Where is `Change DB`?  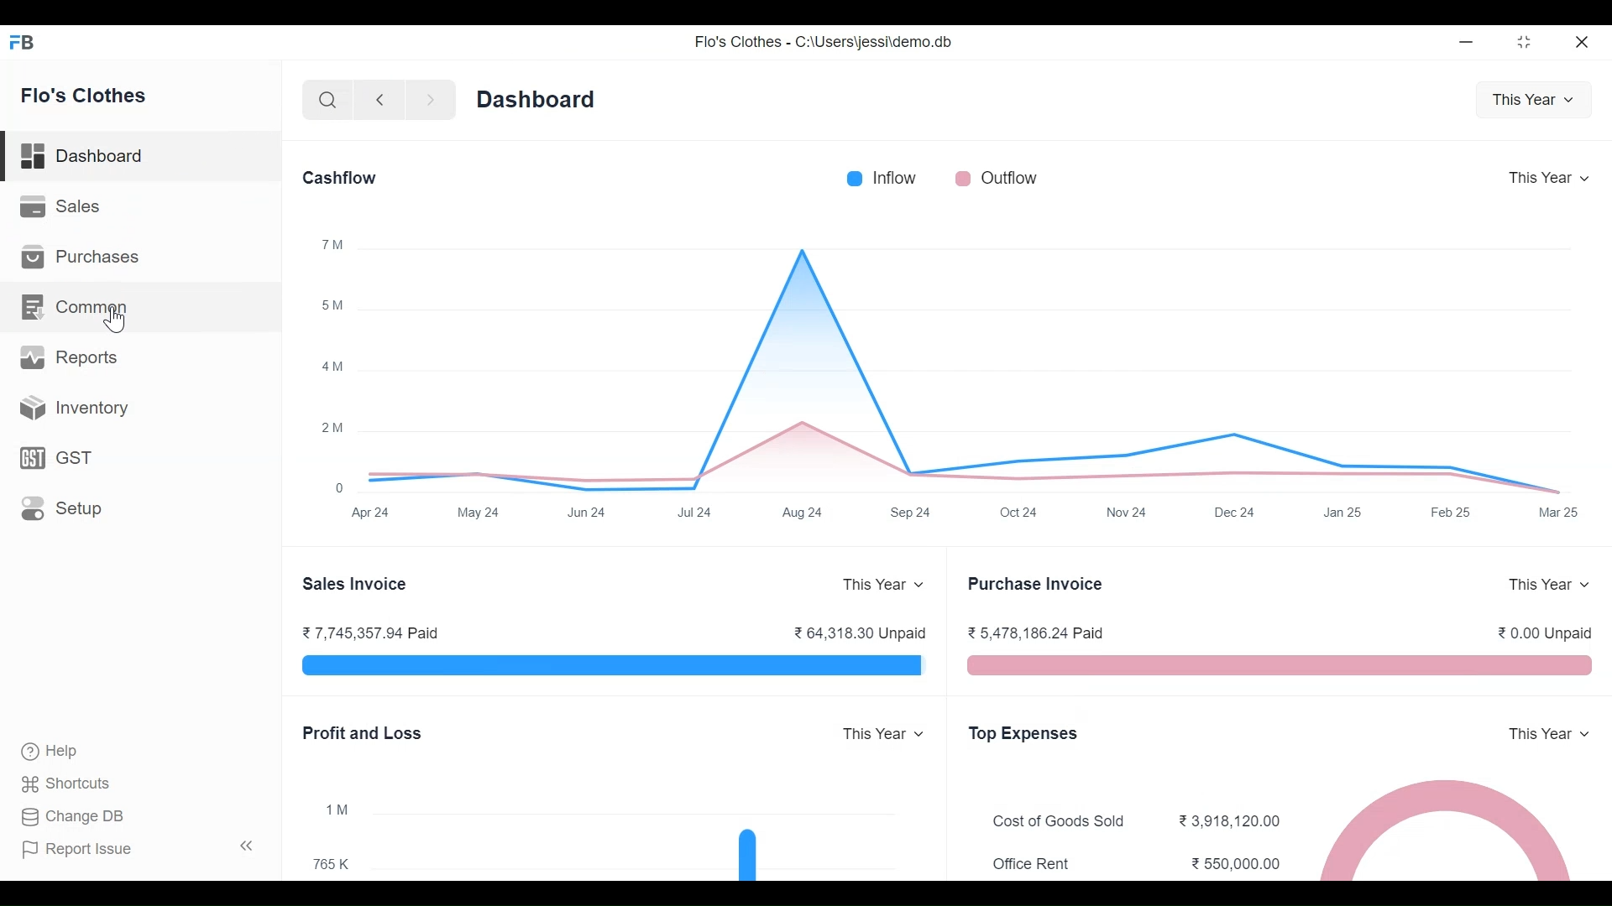
Change DB is located at coordinates (71, 815).